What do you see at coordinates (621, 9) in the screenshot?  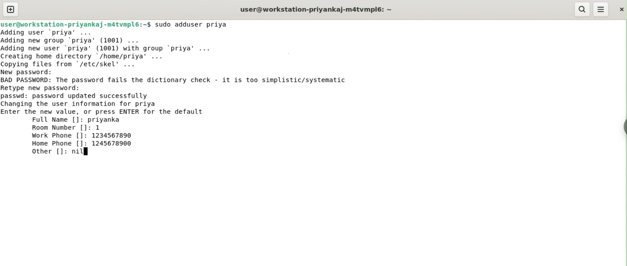 I see `close` at bounding box center [621, 9].